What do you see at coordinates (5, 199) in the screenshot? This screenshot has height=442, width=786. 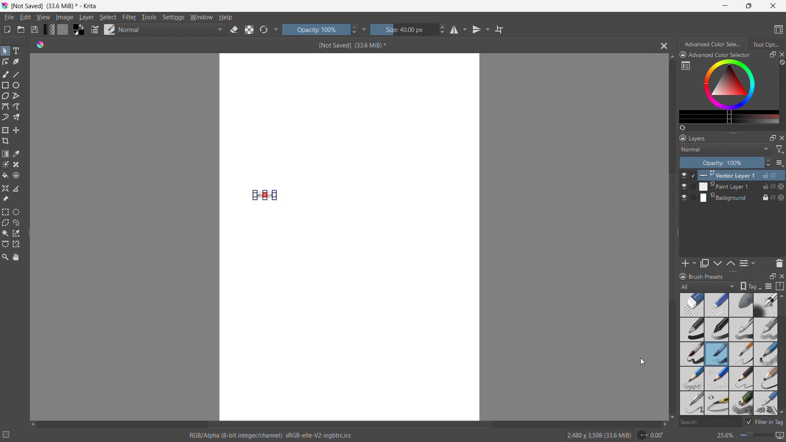 I see `reference images tool` at bounding box center [5, 199].